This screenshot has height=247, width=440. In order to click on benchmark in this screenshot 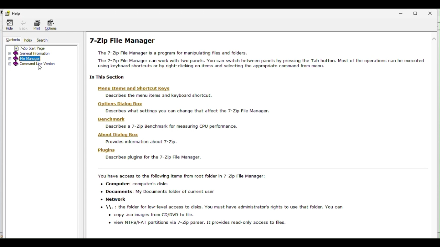, I will do `click(114, 119)`.